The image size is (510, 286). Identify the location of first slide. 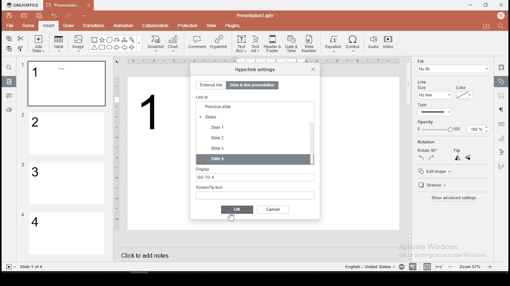
(252, 107).